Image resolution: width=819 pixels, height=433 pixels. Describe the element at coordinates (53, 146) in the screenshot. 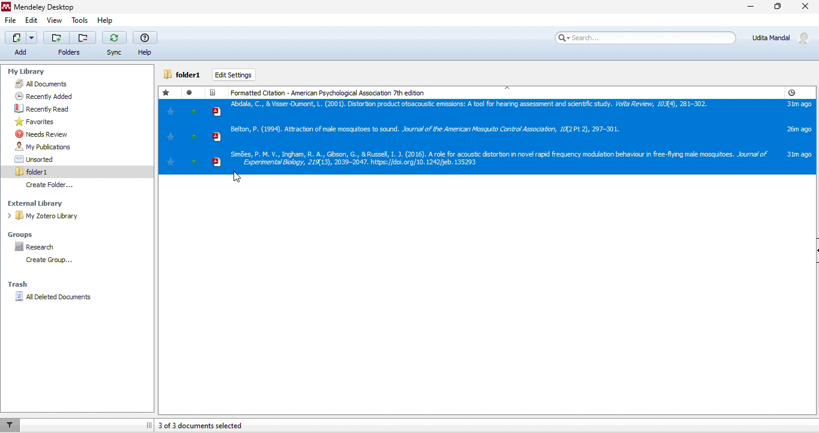

I see `my publications` at that location.